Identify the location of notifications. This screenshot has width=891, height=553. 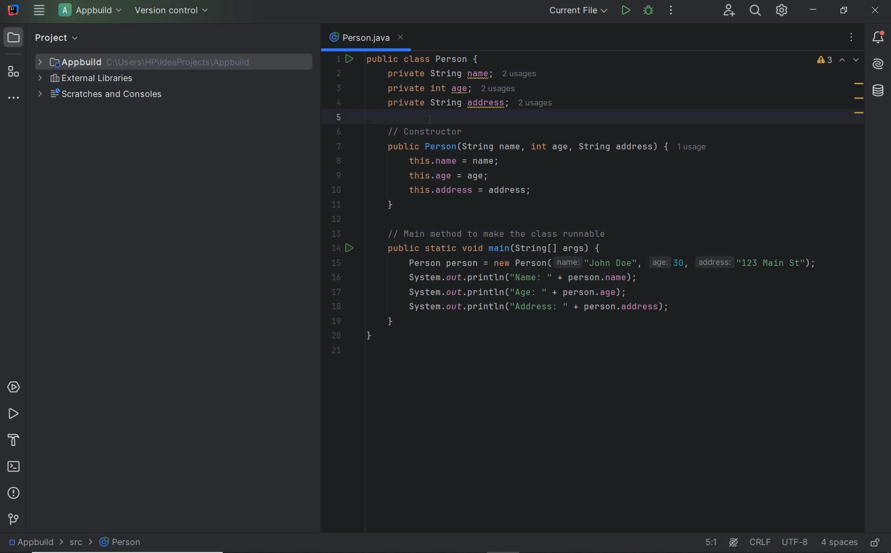
(880, 38).